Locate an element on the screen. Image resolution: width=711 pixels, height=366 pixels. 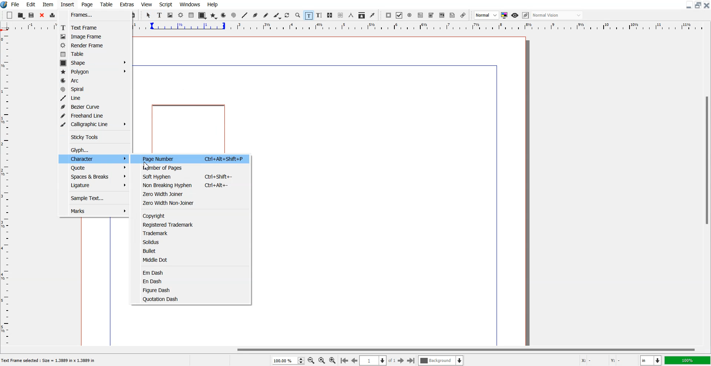
Zero Width Non-Joiner is located at coordinates (194, 203).